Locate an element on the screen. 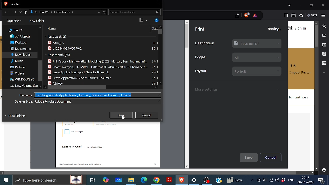 This screenshot has width=329, height=185. Reload is located at coordinates (104, 13).